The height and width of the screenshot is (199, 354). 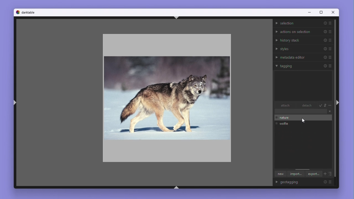 What do you see at coordinates (15, 103) in the screenshot?
I see `ctrl+shift+l` at bounding box center [15, 103].